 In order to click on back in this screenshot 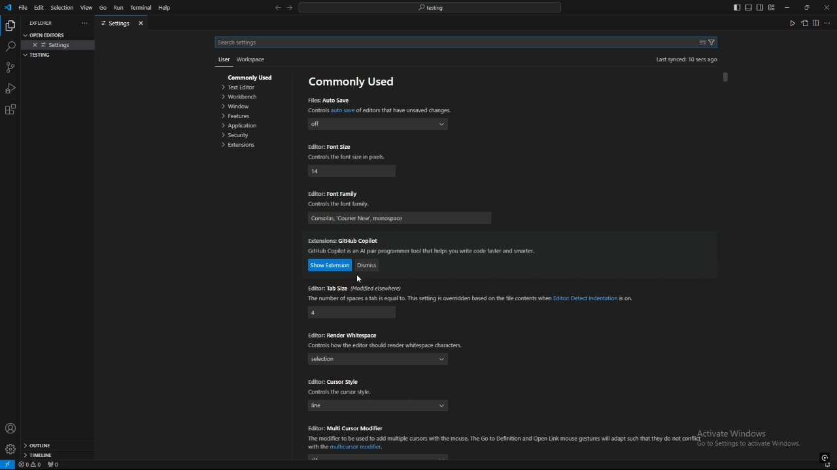, I will do `click(277, 8)`.